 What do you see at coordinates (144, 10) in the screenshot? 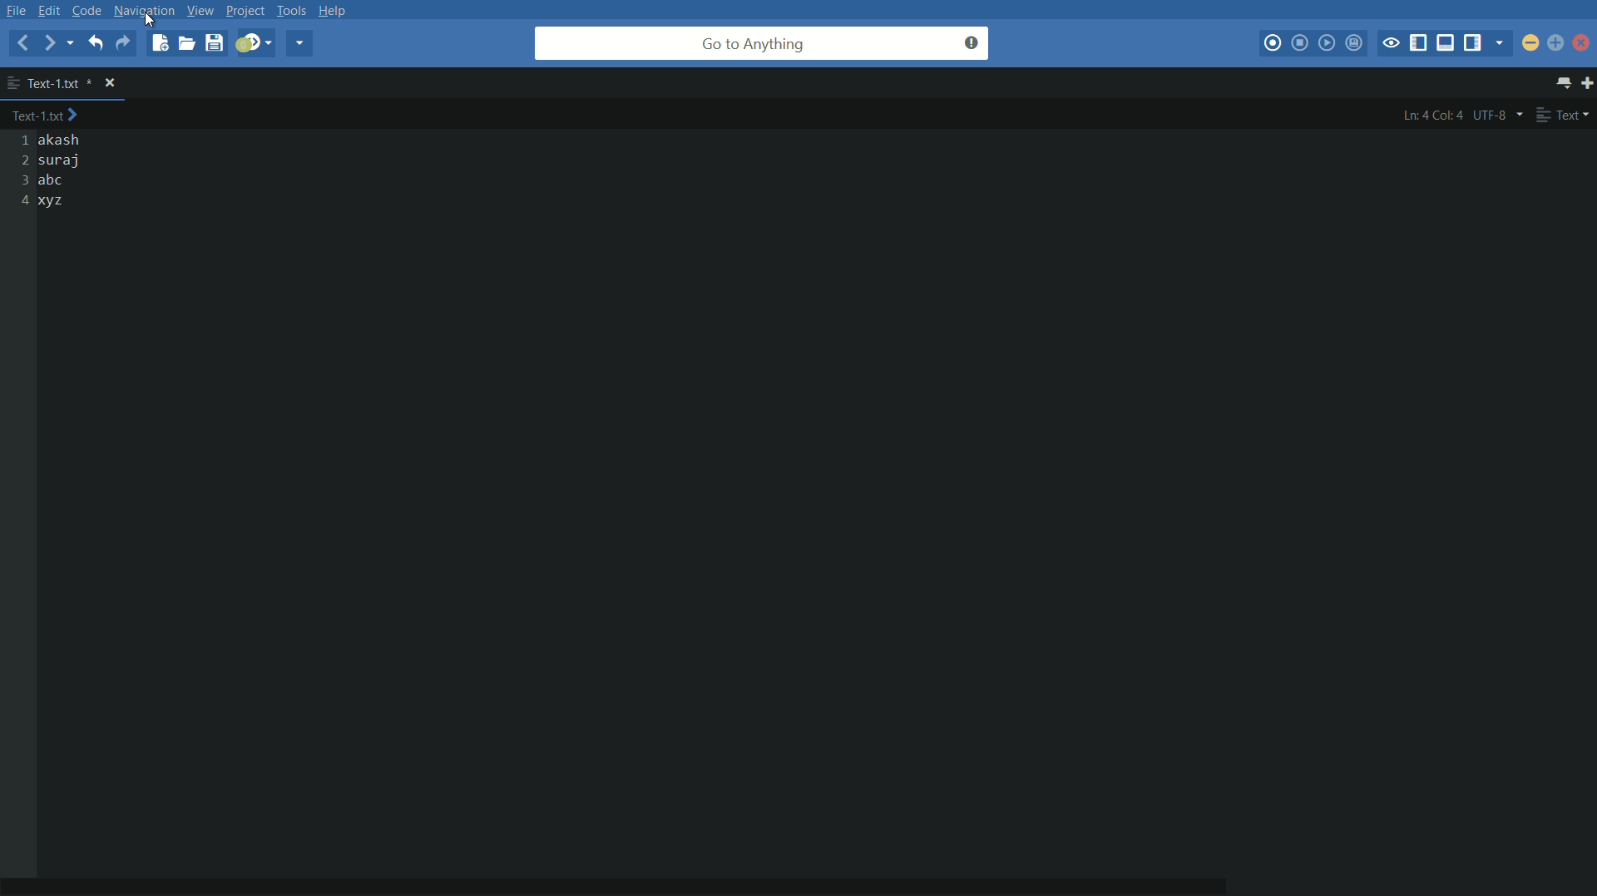
I see `navigation` at bounding box center [144, 10].